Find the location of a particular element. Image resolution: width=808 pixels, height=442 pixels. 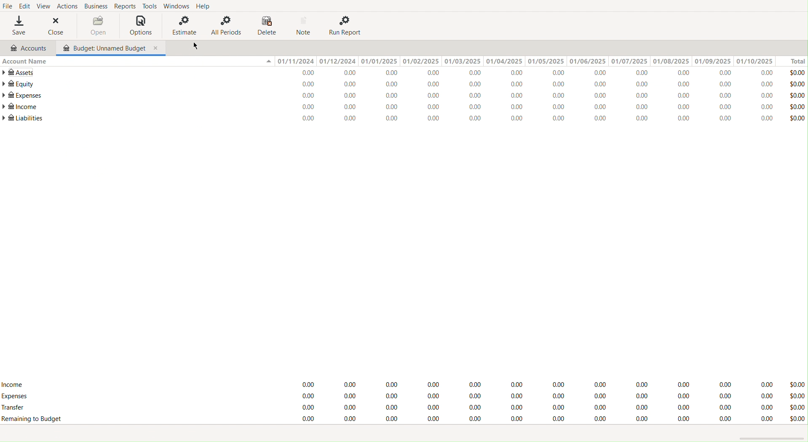

Income is located at coordinates (20, 107).